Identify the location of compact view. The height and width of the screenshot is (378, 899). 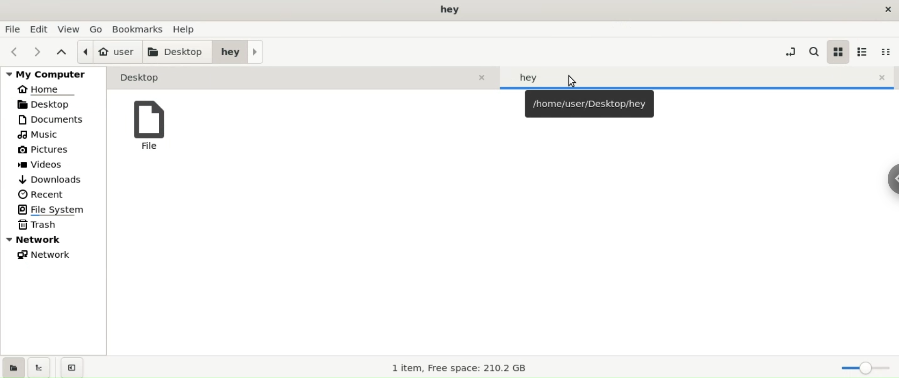
(886, 52).